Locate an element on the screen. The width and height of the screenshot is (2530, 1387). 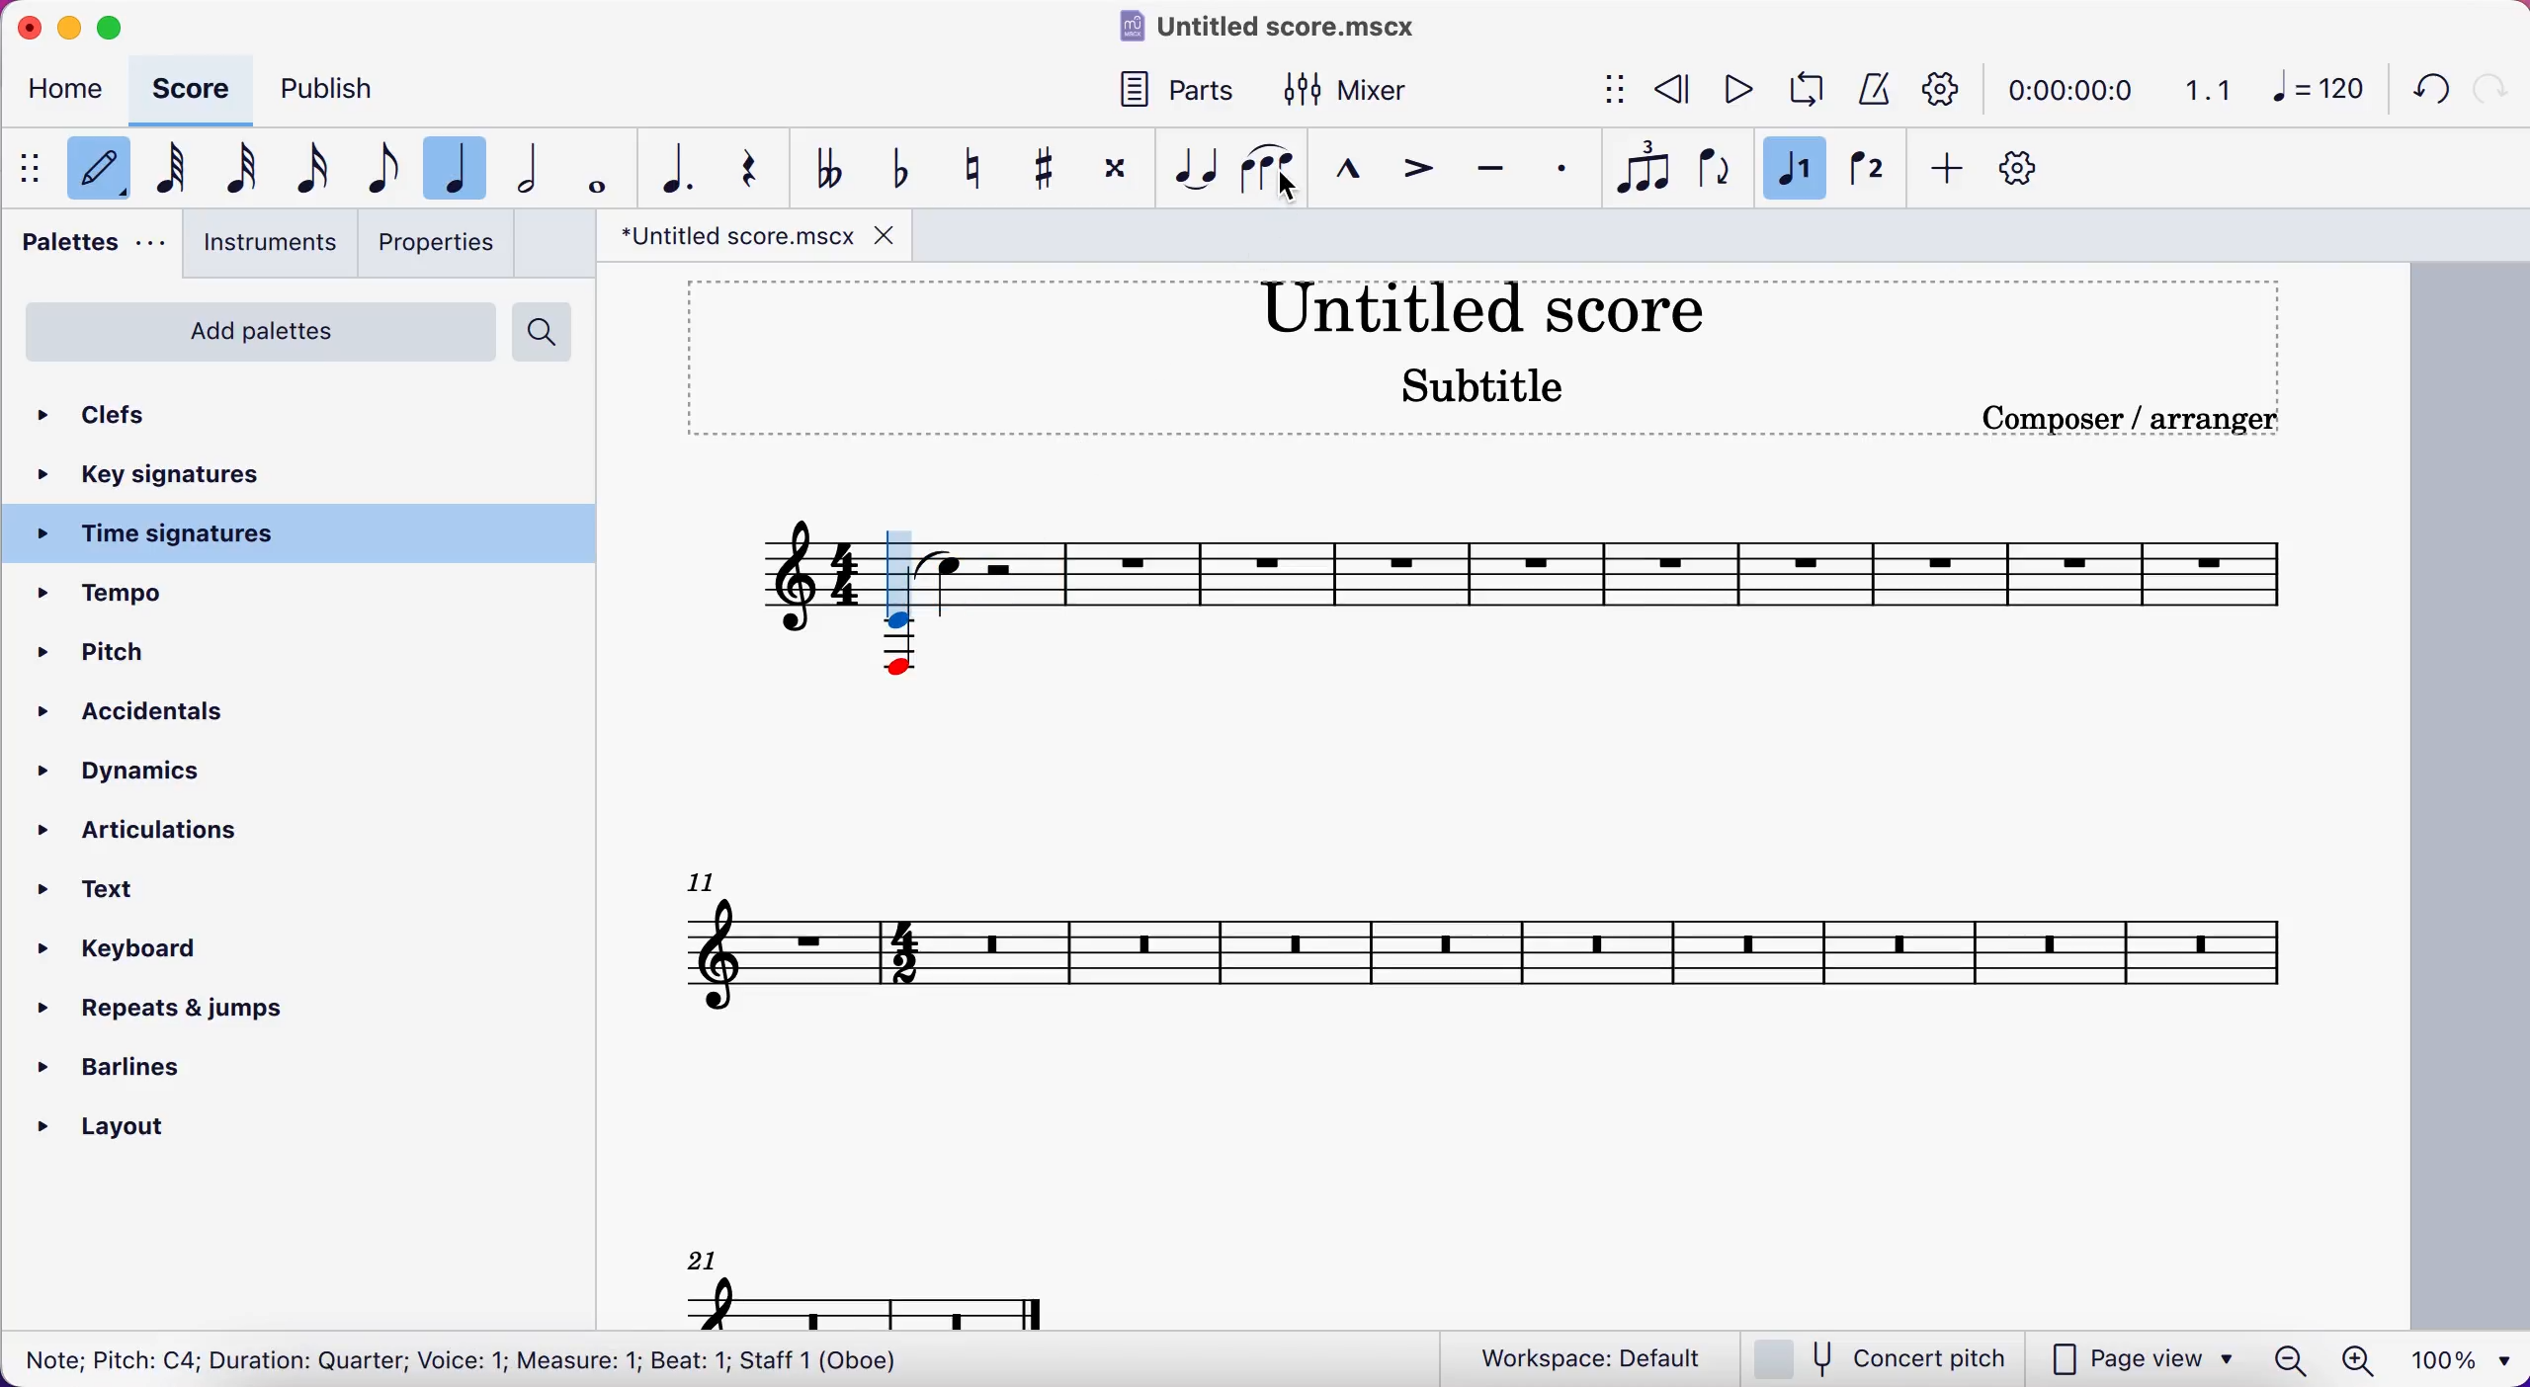
accent is located at coordinates (1415, 173).